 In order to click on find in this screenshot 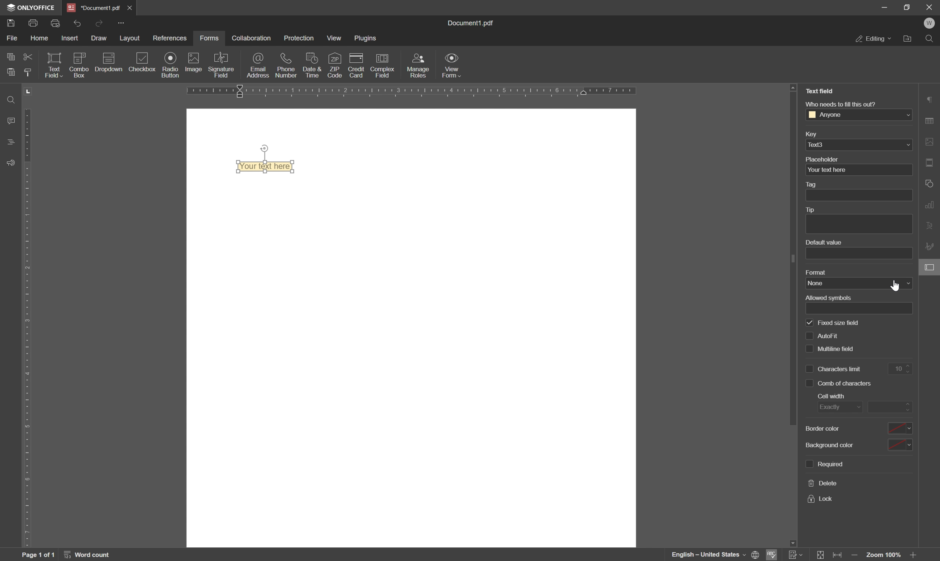, I will do `click(9, 99)`.